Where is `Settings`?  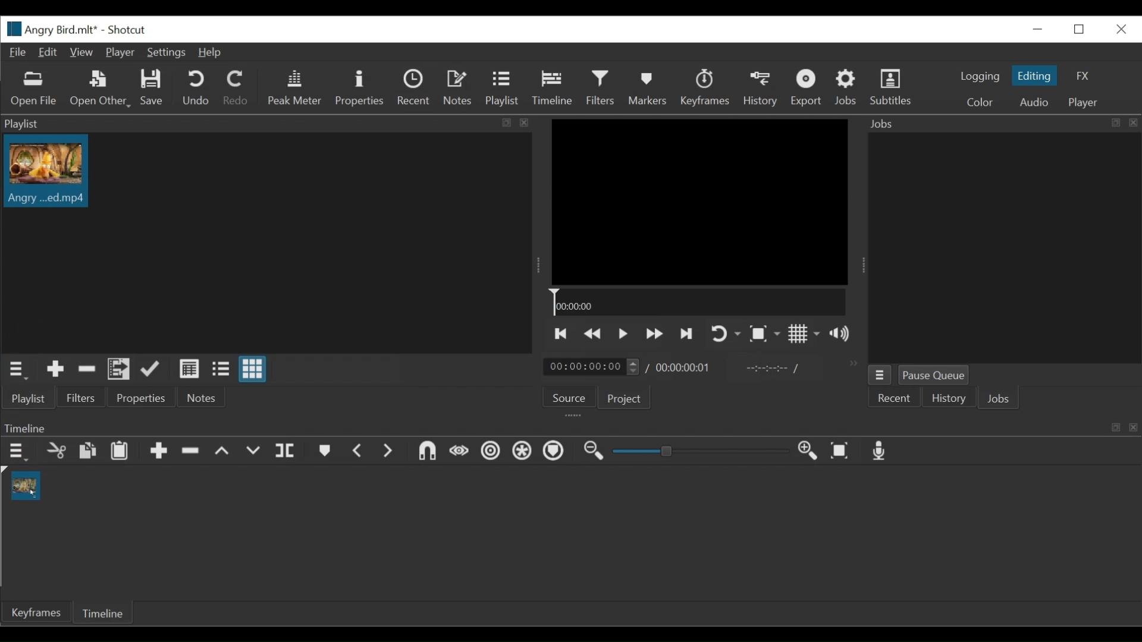 Settings is located at coordinates (167, 53).